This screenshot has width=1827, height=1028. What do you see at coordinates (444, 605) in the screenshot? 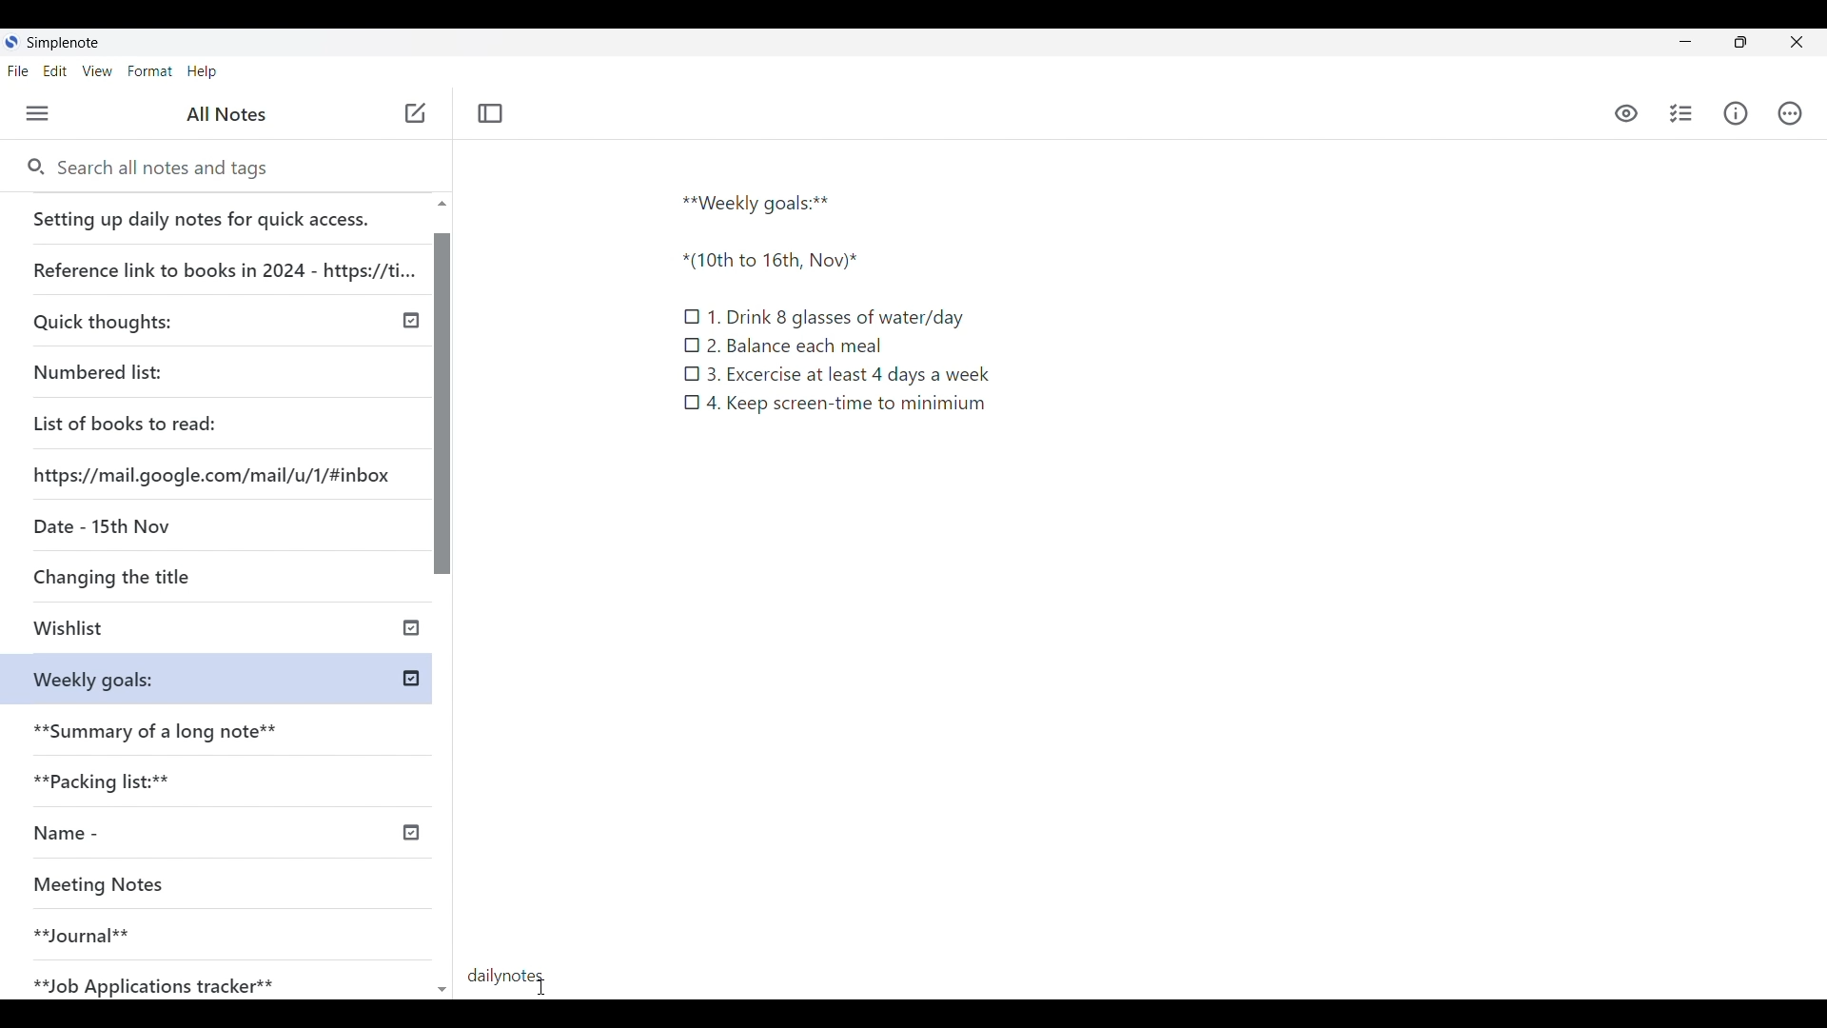
I see `Vertical slide bar` at bounding box center [444, 605].